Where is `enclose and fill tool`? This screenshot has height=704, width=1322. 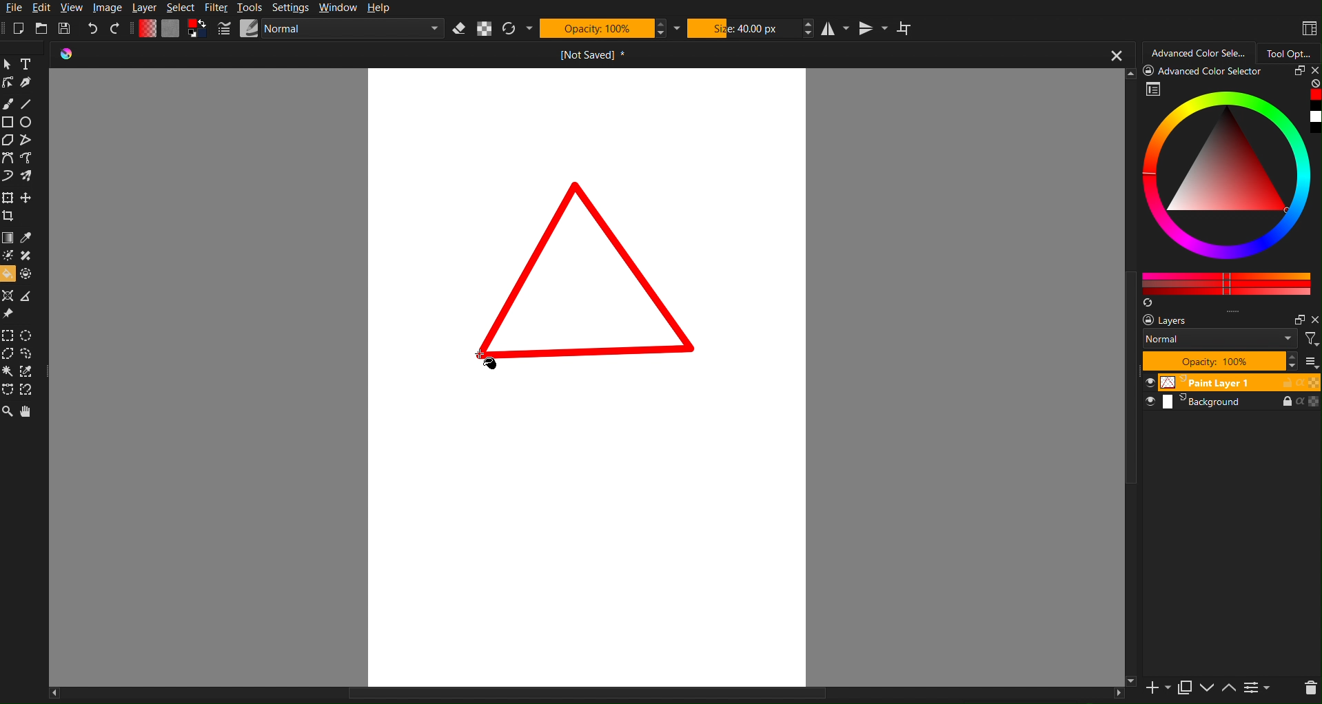 enclose and fill tool is located at coordinates (28, 273).